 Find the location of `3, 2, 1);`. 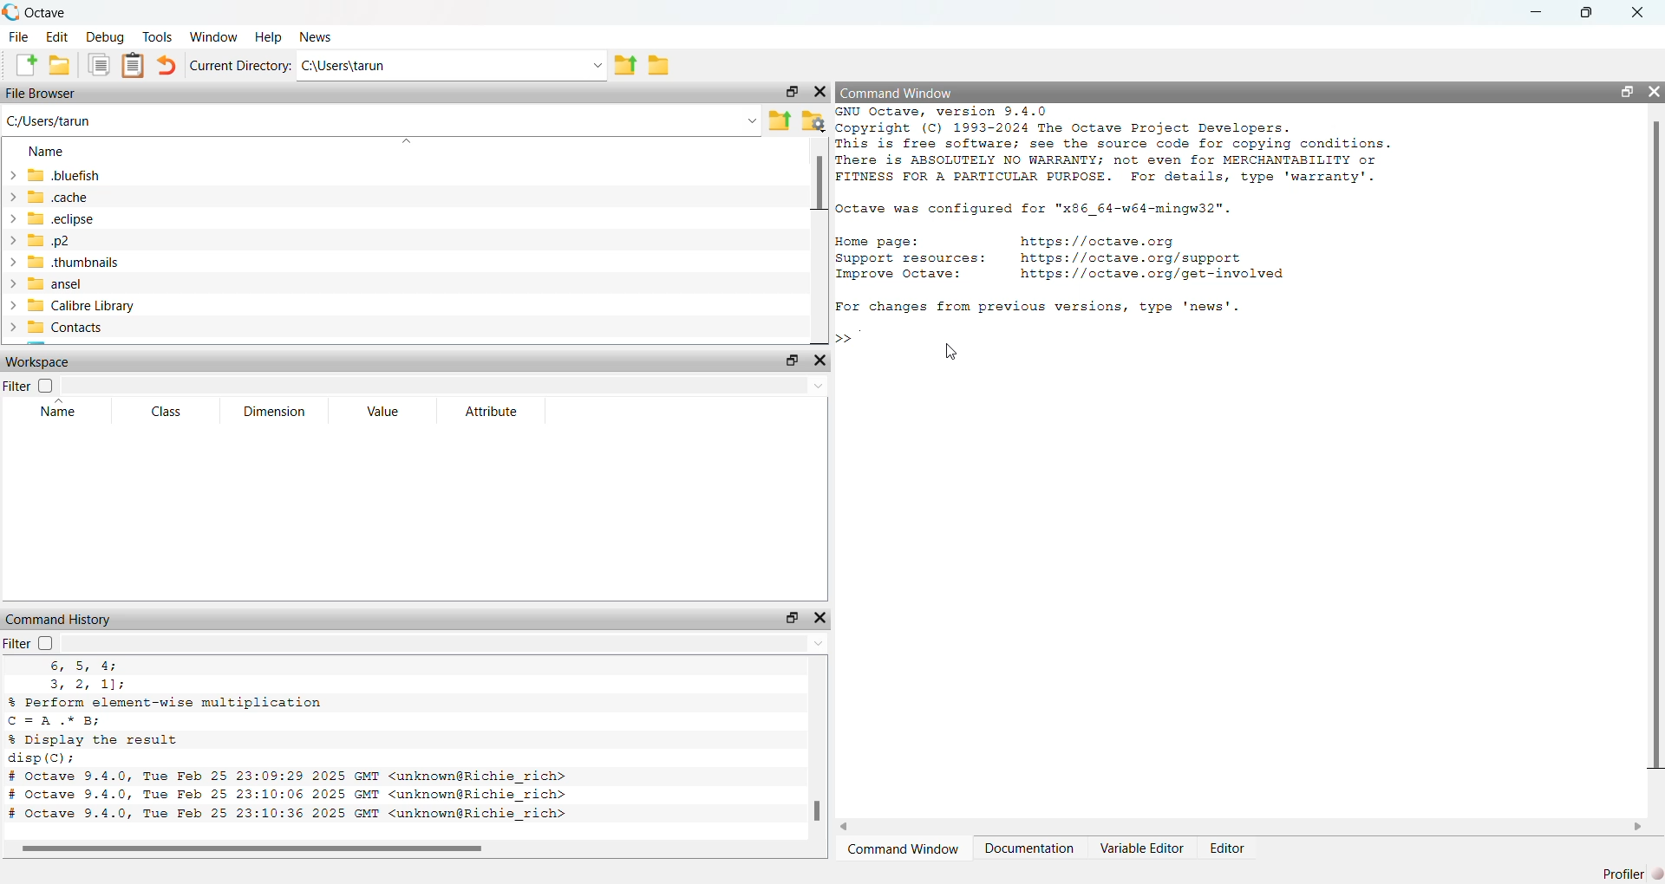

3, 2, 1); is located at coordinates (84, 685).